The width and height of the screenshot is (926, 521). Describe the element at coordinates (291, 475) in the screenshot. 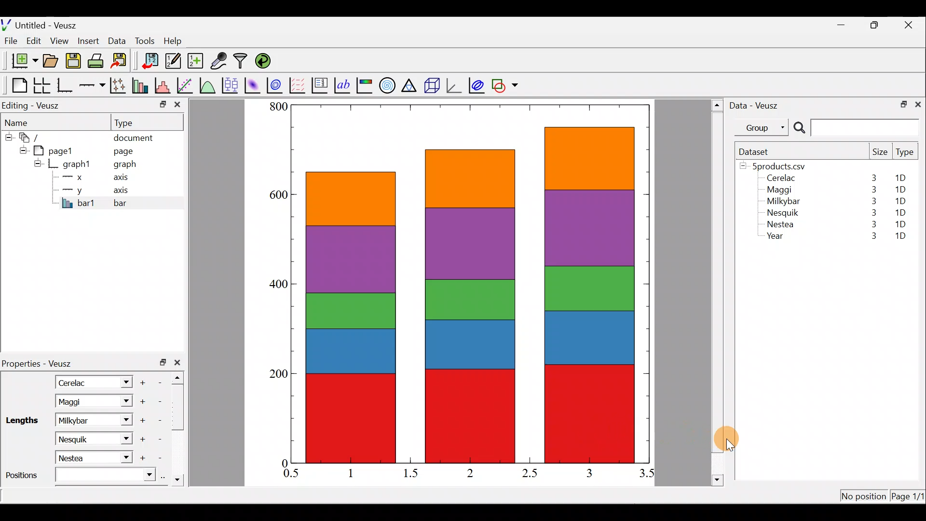

I see `0.5` at that location.